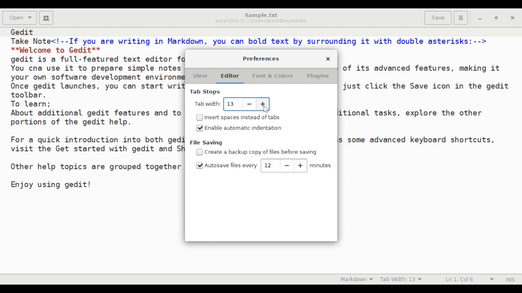  Describe the element at coordinates (261, 21) in the screenshot. I see `Local Disk (C:) \Users\jessi\Documents` at that location.